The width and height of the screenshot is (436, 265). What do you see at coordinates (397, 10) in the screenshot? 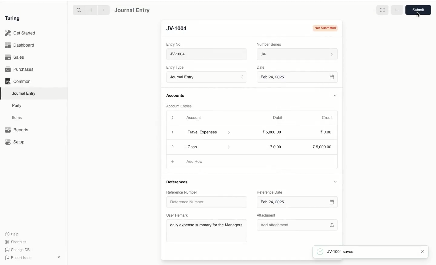
I see `More options` at bounding box center [397, 10].